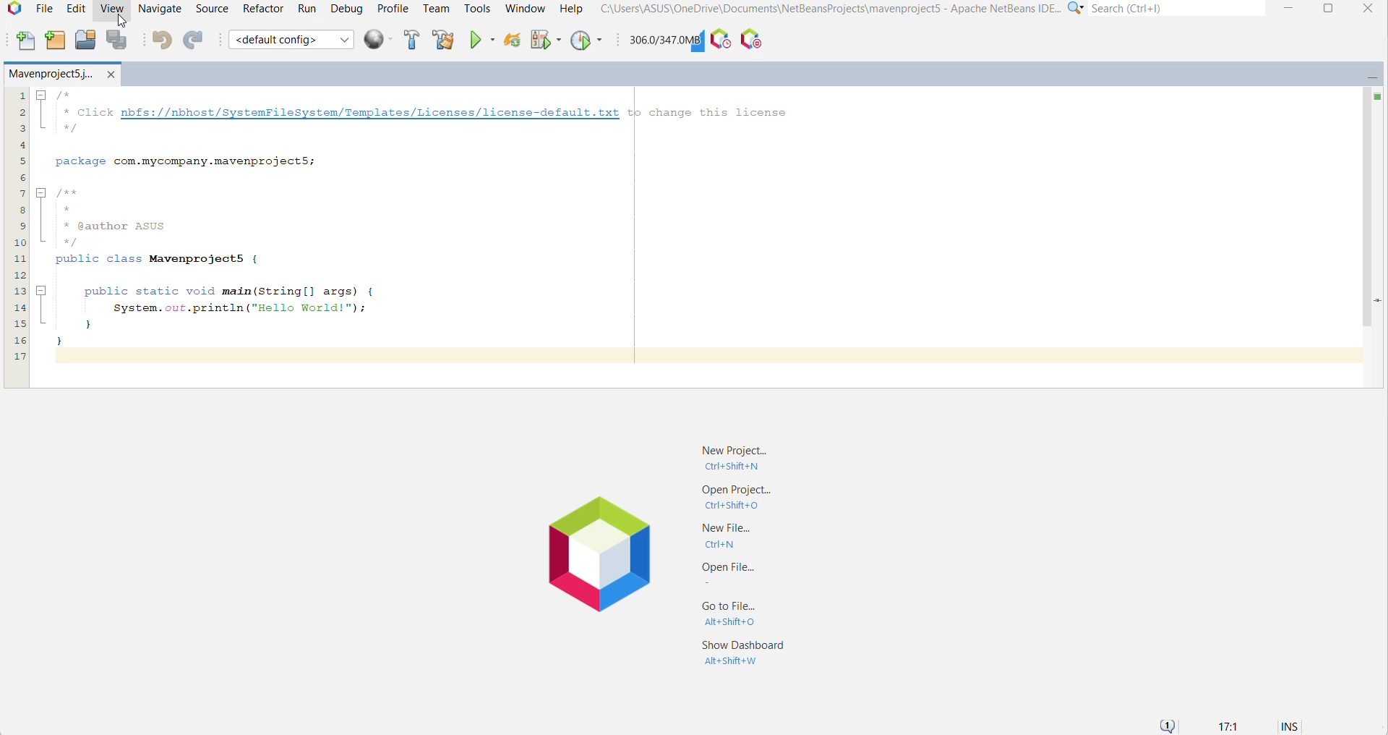 The image size is (1388, 735). I want to click on C"\Users\ASUS\OneDrive\Documents\NetBeansProjects\mavenproject5 - Apache NetBeans IDE..., so click(826, 9).